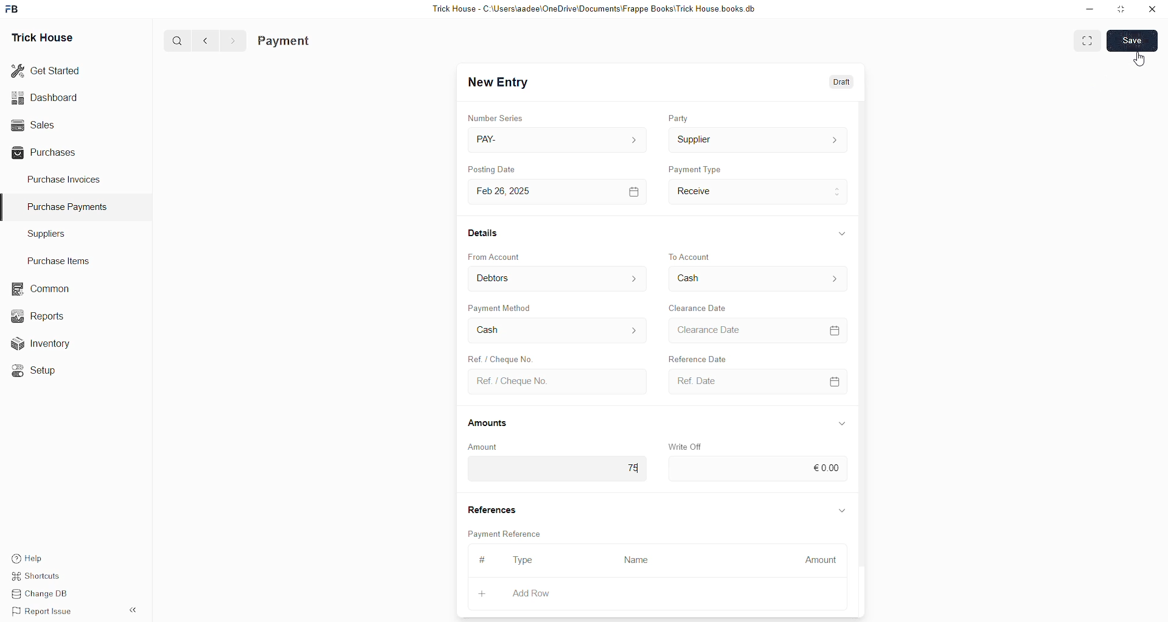 This screenshot has height=622, width=1168. Describe the element at coordinates (756, 279) in the screenshot. I see `To Account ` at that location.